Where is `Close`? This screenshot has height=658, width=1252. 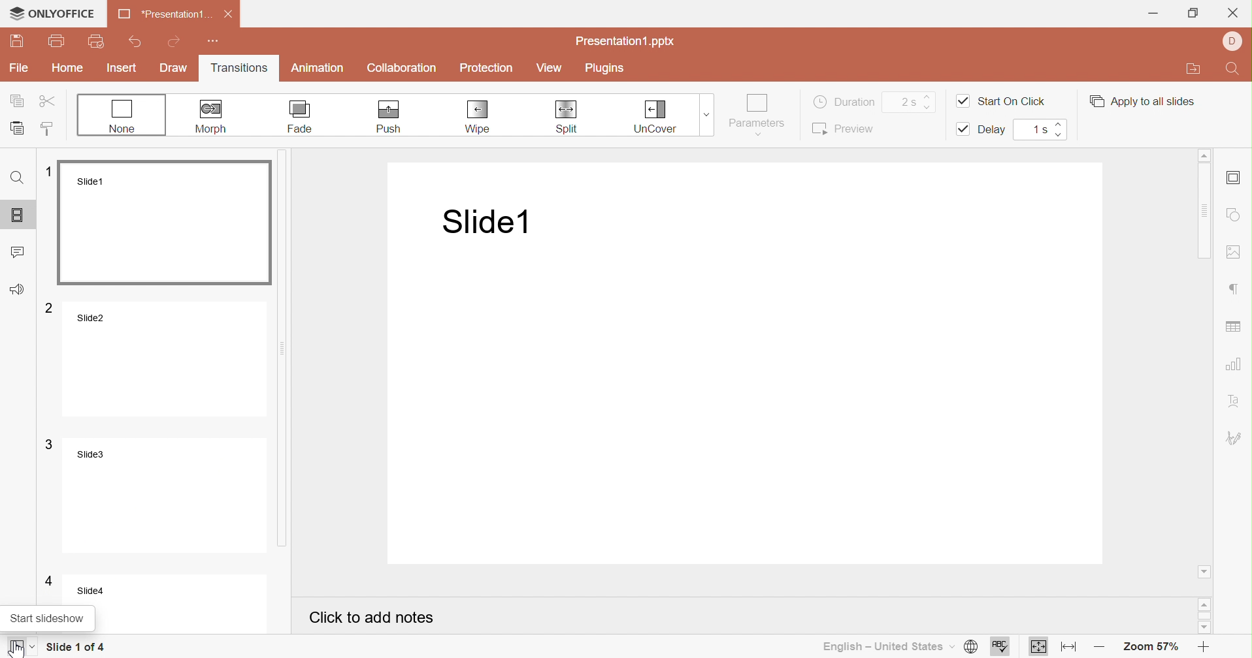 Close is located at coordinates (228, 14).